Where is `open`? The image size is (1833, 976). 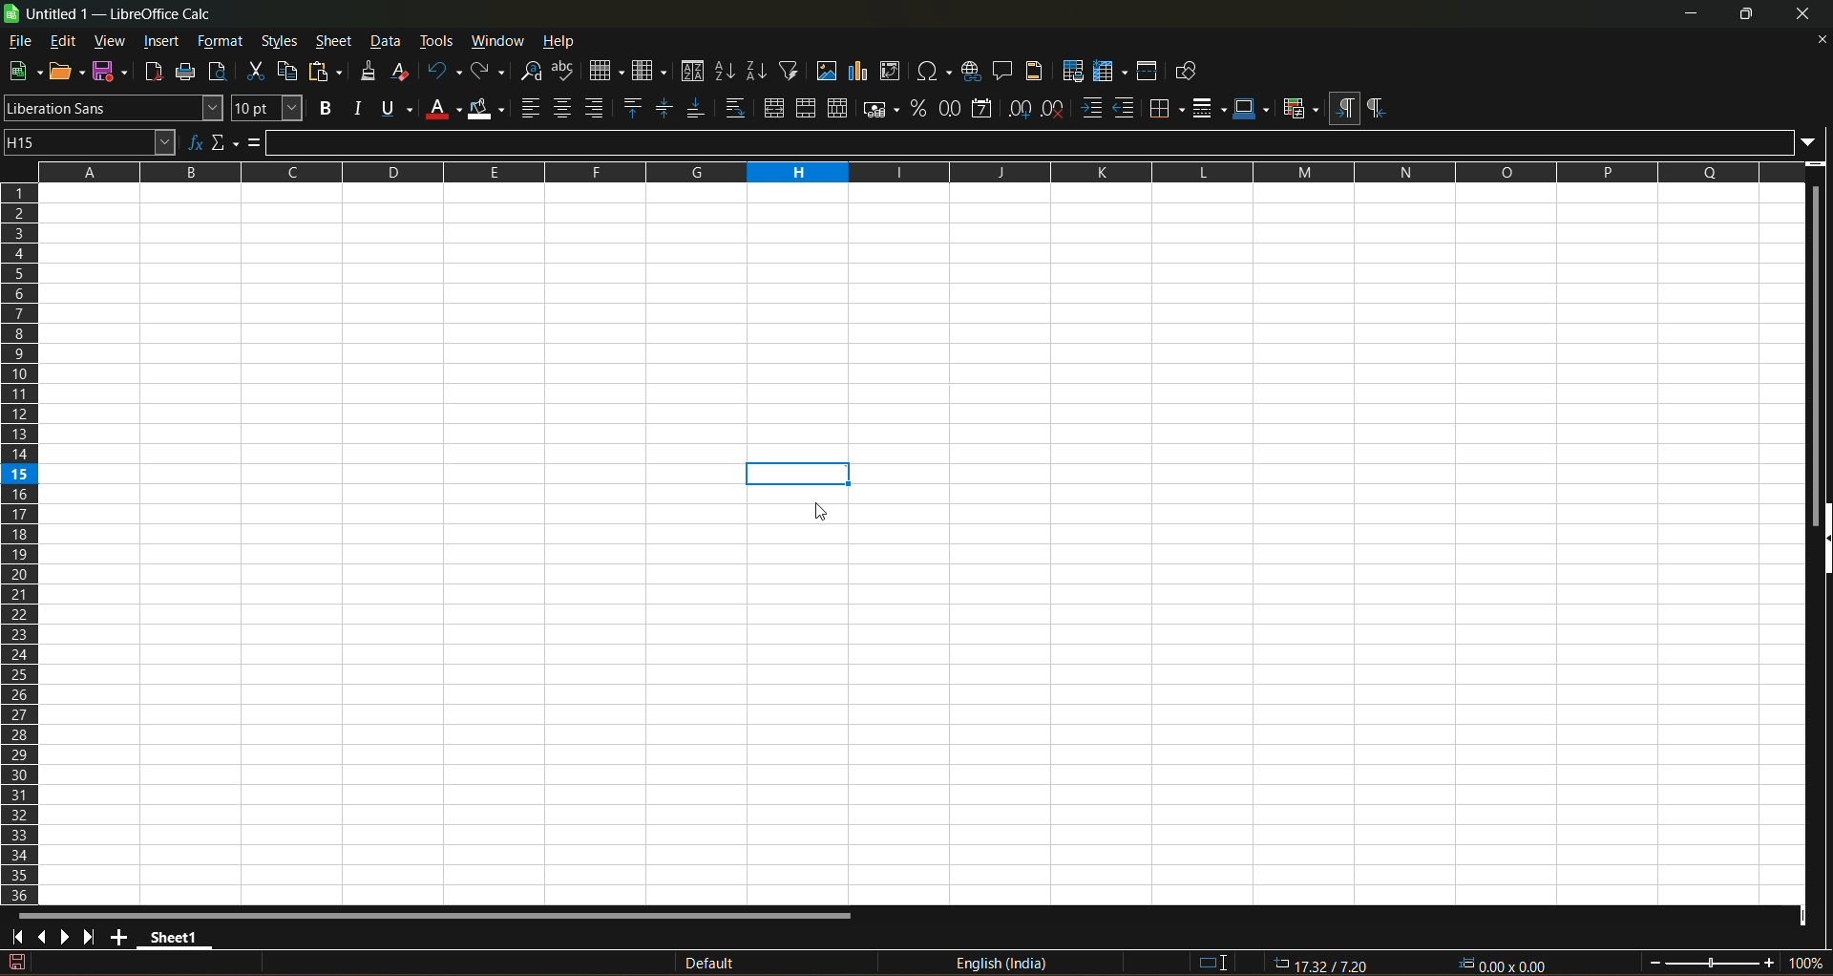
open is located at coordinates (67, 70).